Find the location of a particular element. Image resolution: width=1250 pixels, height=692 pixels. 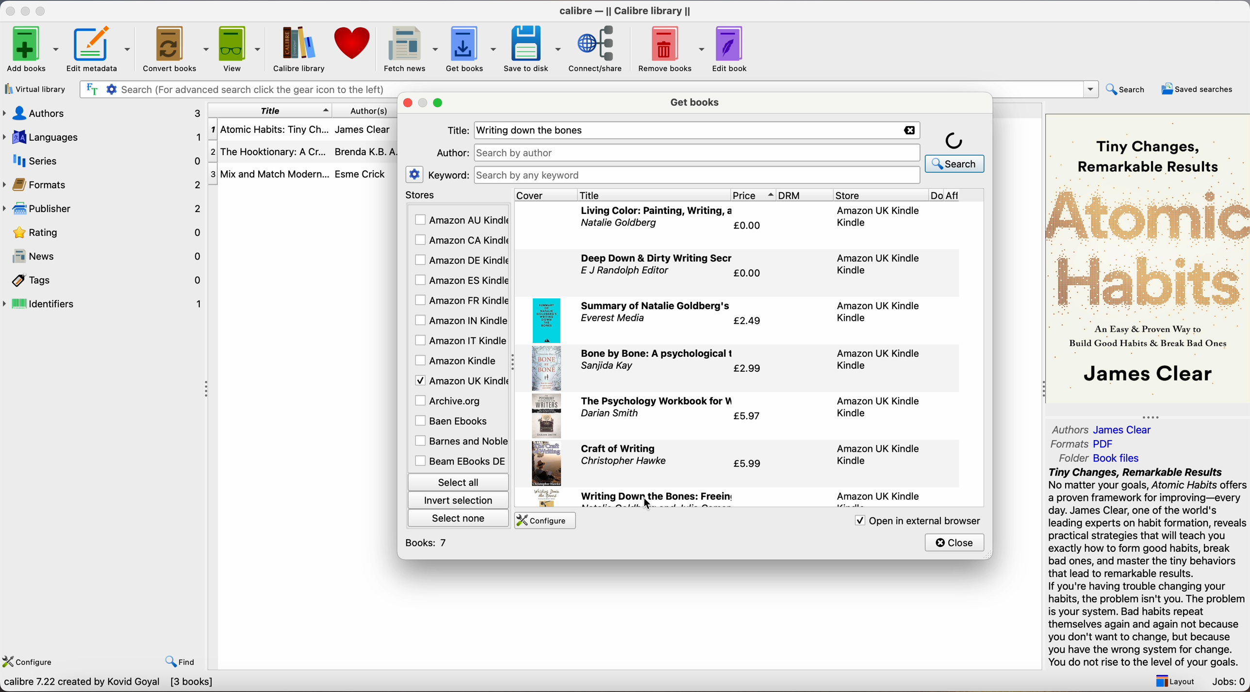

summary of Natalie Goldberg's is located at coordinates (657, 306).